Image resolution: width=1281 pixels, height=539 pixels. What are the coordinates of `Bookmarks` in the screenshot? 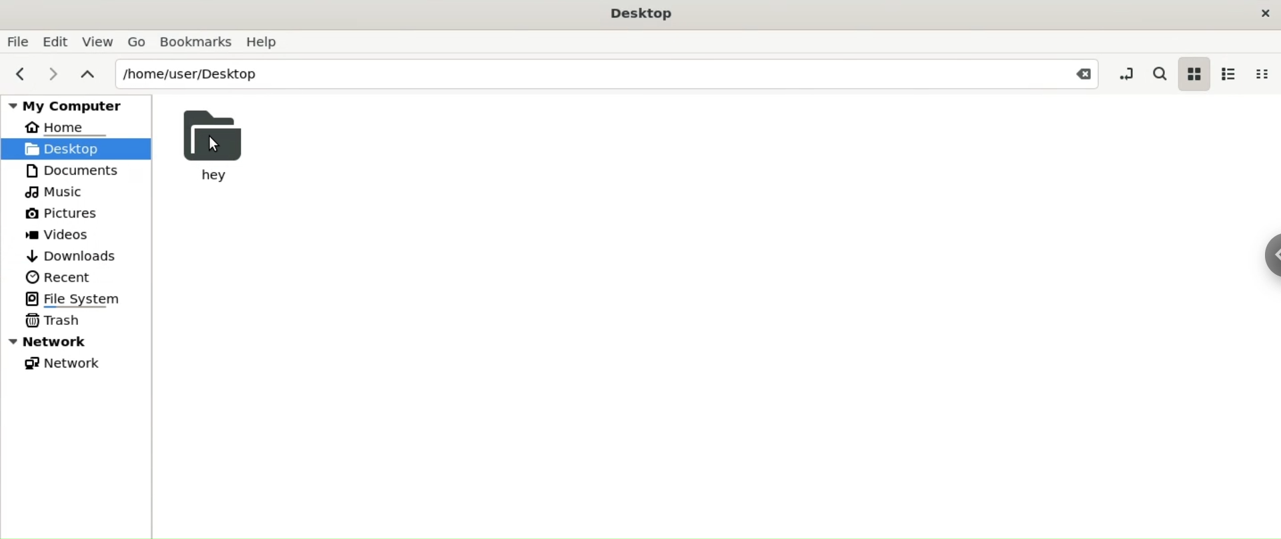 It's located at (197, 43).